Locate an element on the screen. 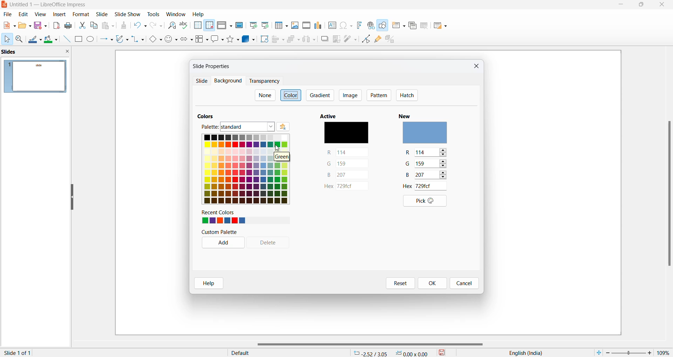 This screenshot has height=357, width=673. cut is located at coordinates (83, 25).